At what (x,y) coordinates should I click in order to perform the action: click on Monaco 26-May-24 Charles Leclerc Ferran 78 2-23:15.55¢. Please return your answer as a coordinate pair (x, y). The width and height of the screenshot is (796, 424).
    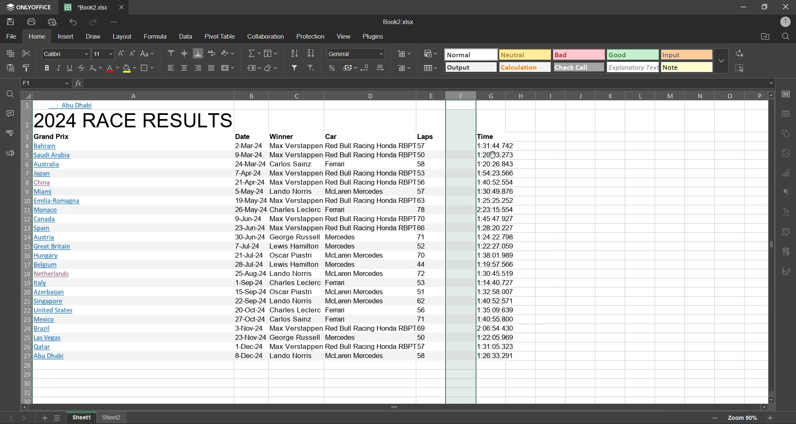
    Looking at the image, I should click on (235, 210).